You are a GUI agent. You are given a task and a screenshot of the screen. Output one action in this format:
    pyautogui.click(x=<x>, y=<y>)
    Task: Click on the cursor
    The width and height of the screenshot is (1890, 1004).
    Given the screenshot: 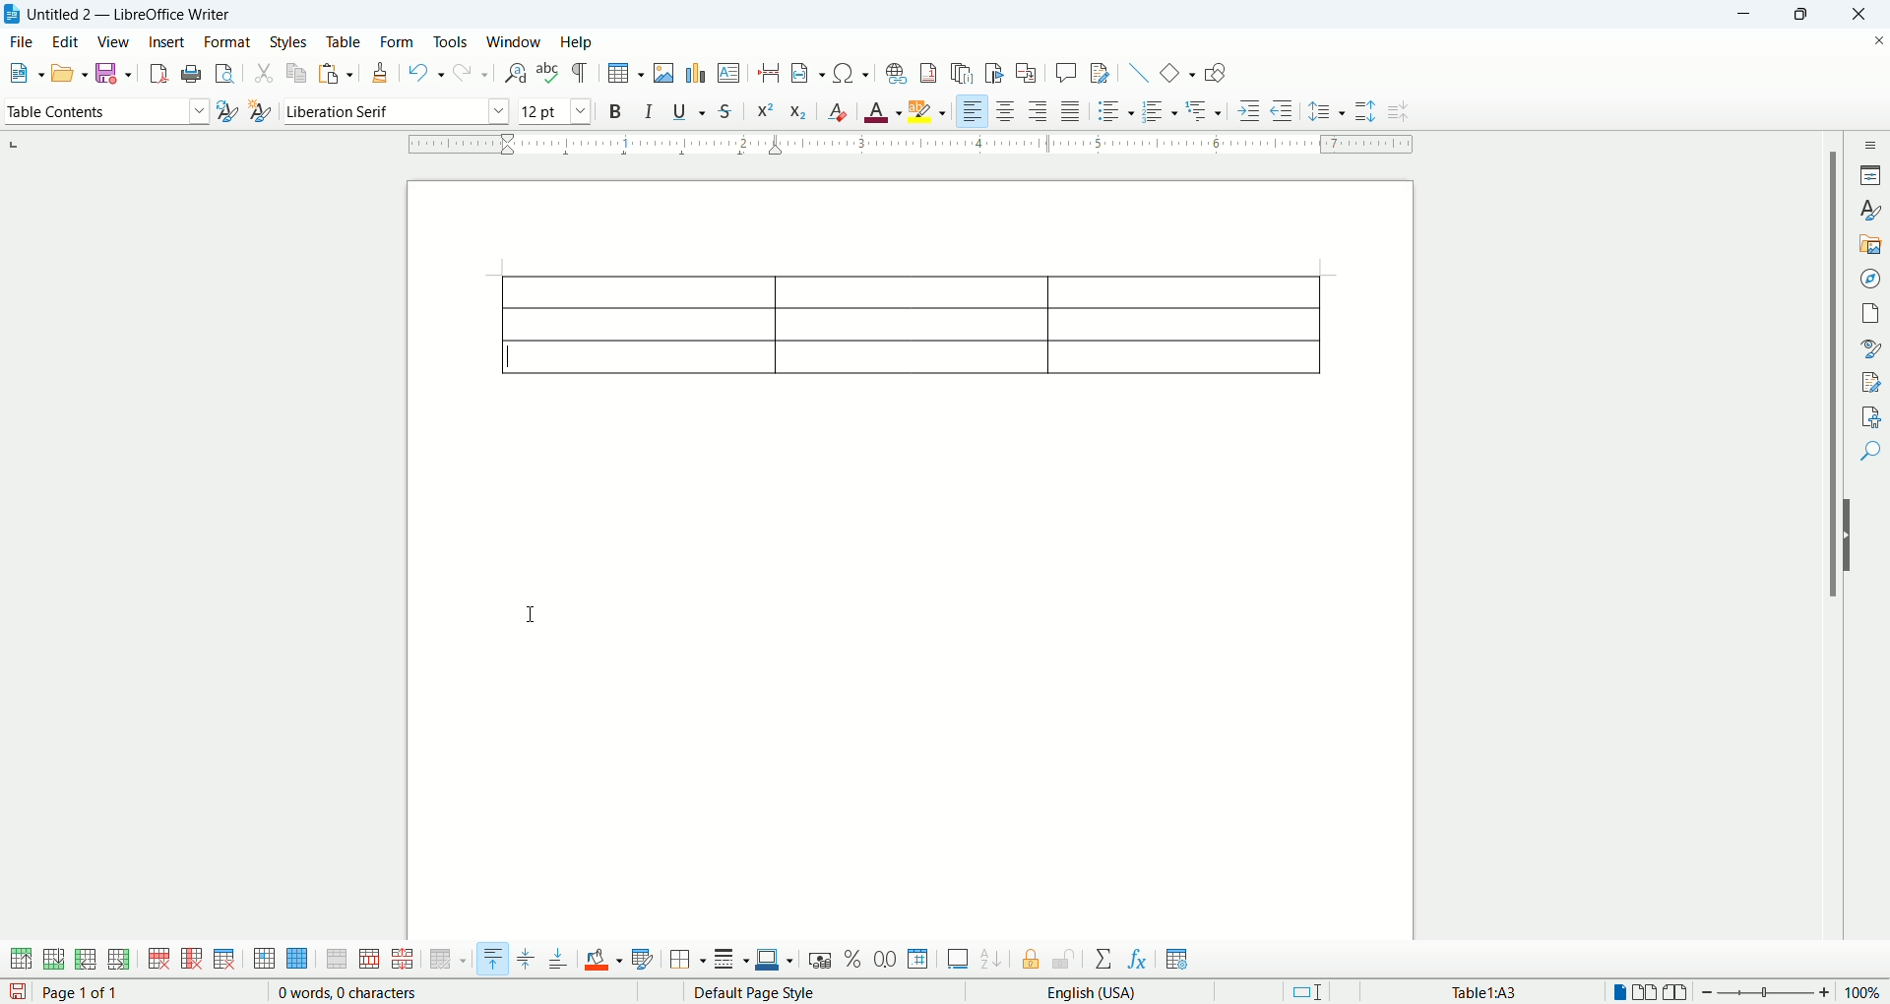 What is the action you would take?
    pyautogui.click(x=539, y=613)
    